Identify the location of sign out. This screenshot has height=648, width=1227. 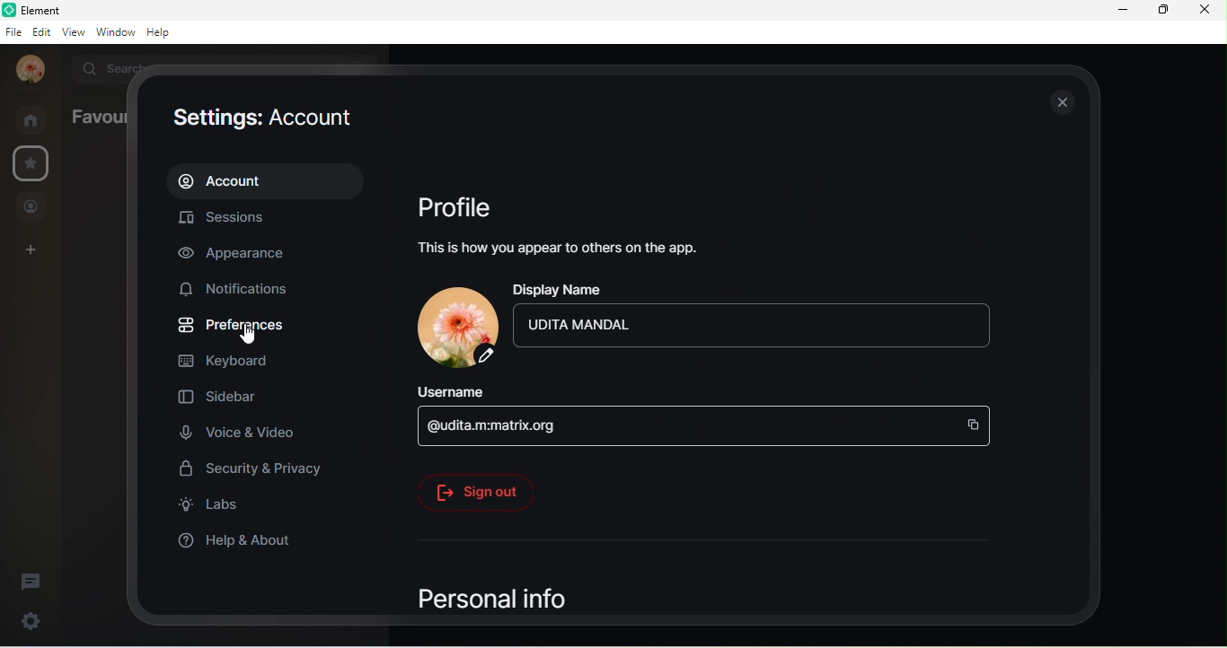
(476, 493).